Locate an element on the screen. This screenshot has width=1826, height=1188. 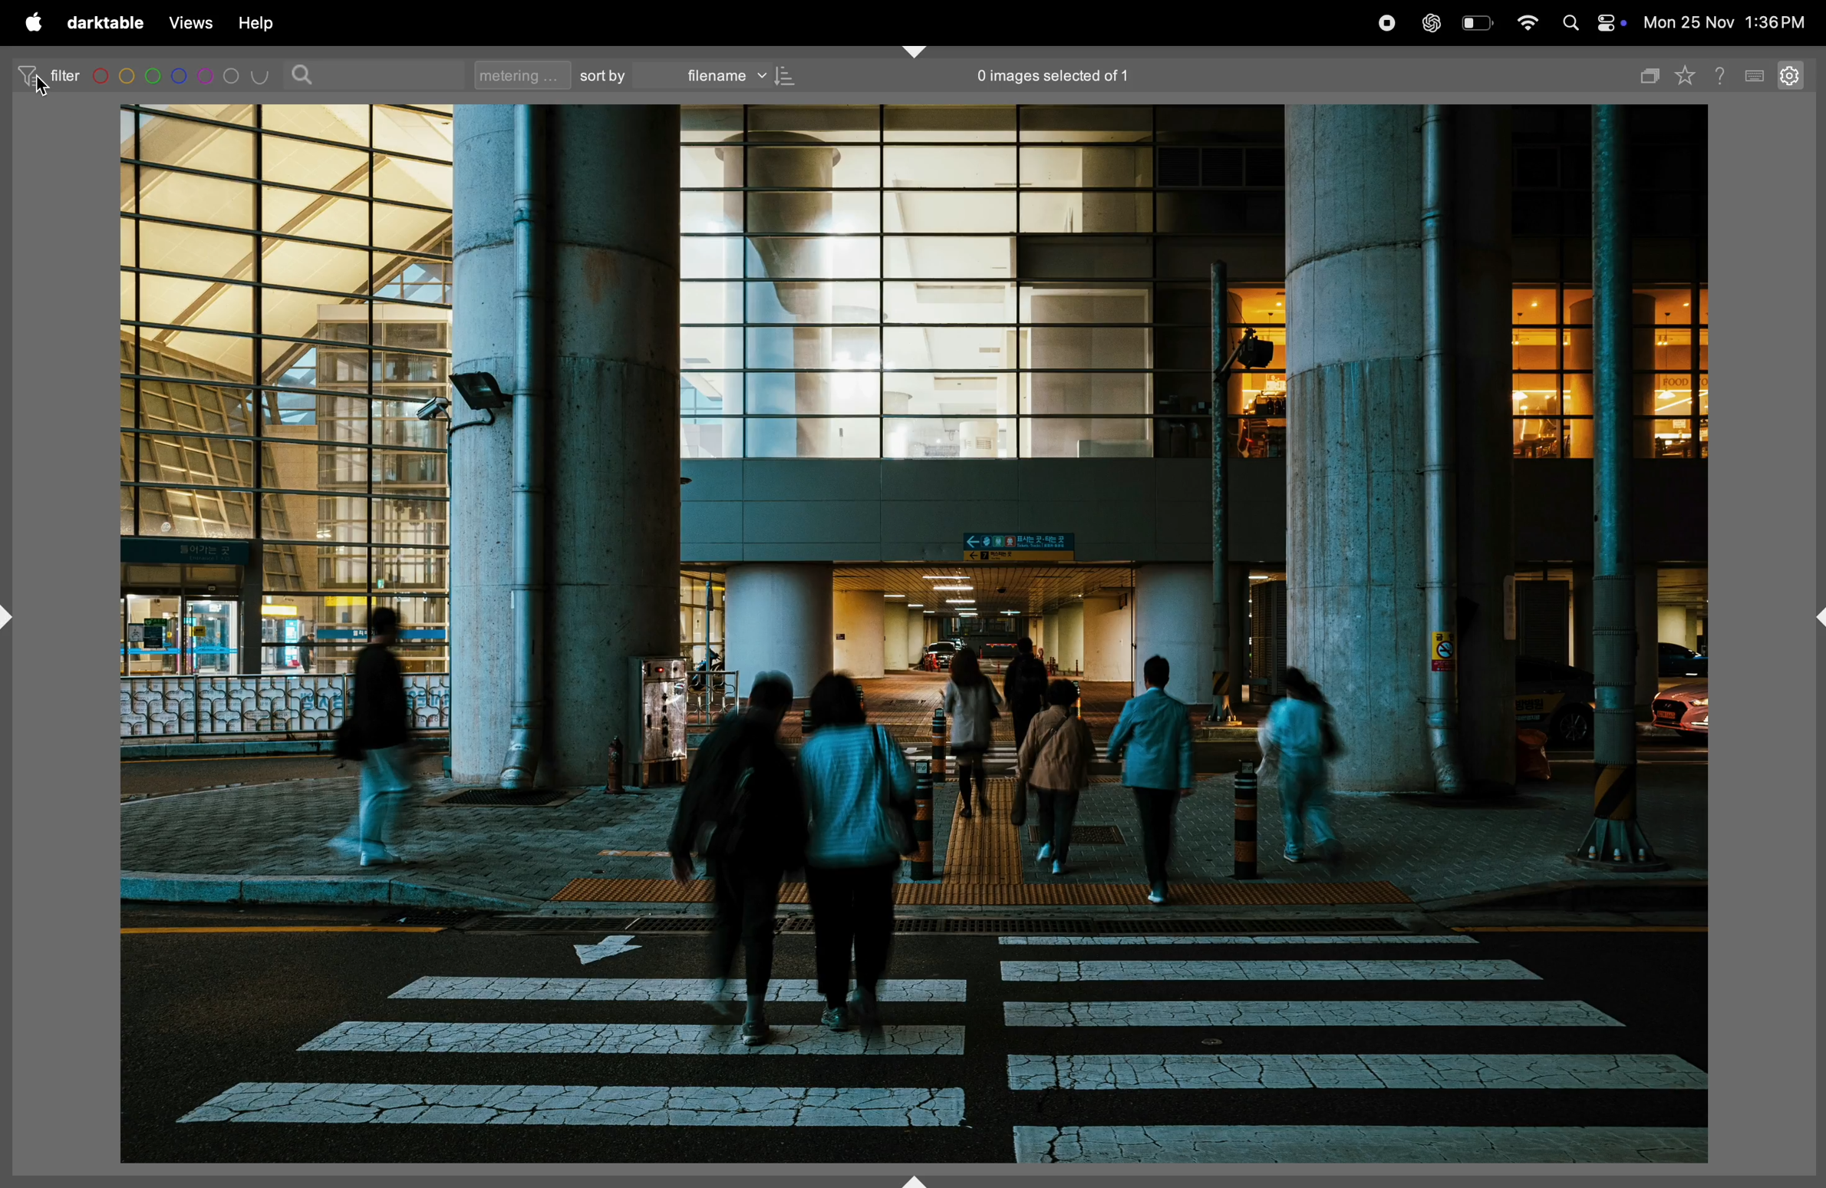
Shift+ctrl+r is located at coordinates (1814, 619).